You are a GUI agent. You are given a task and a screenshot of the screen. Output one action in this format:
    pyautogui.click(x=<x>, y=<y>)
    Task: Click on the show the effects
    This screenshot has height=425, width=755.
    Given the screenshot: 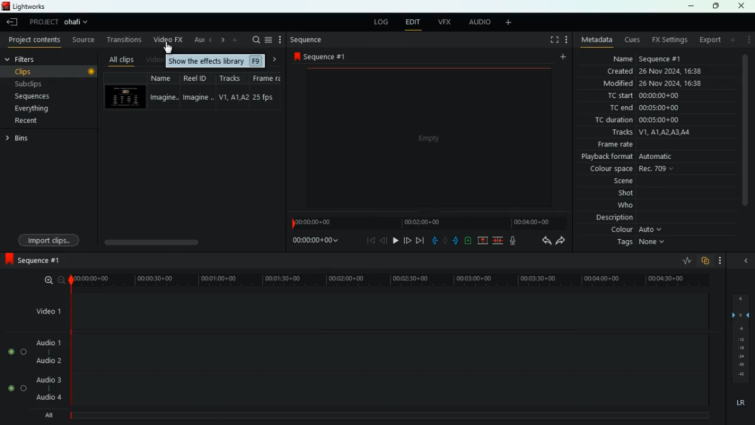 What is the action you would take?
    pyautogui.click(x=215, y=61)
    